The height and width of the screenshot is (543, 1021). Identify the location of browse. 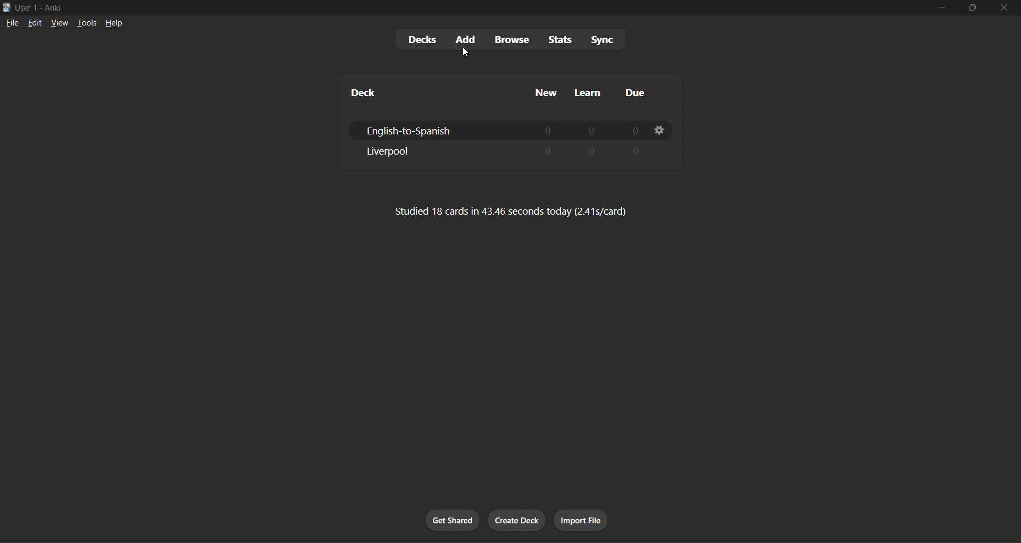
(510, 38).